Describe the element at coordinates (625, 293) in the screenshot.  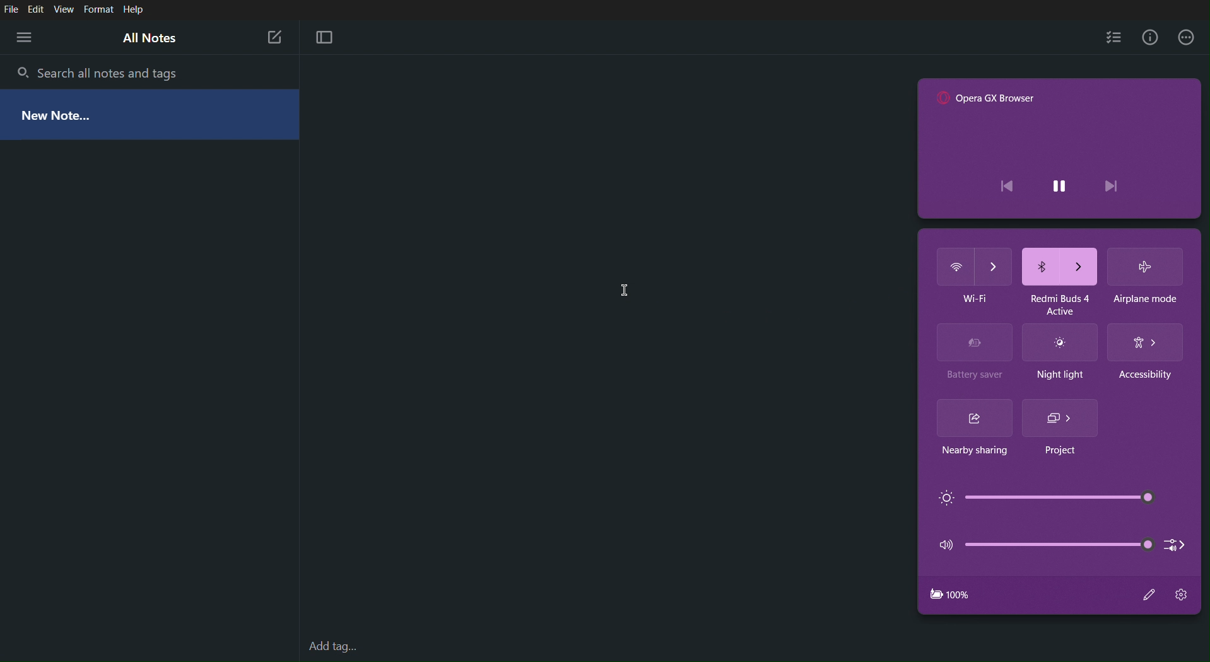
I see `Cursor` at that location.